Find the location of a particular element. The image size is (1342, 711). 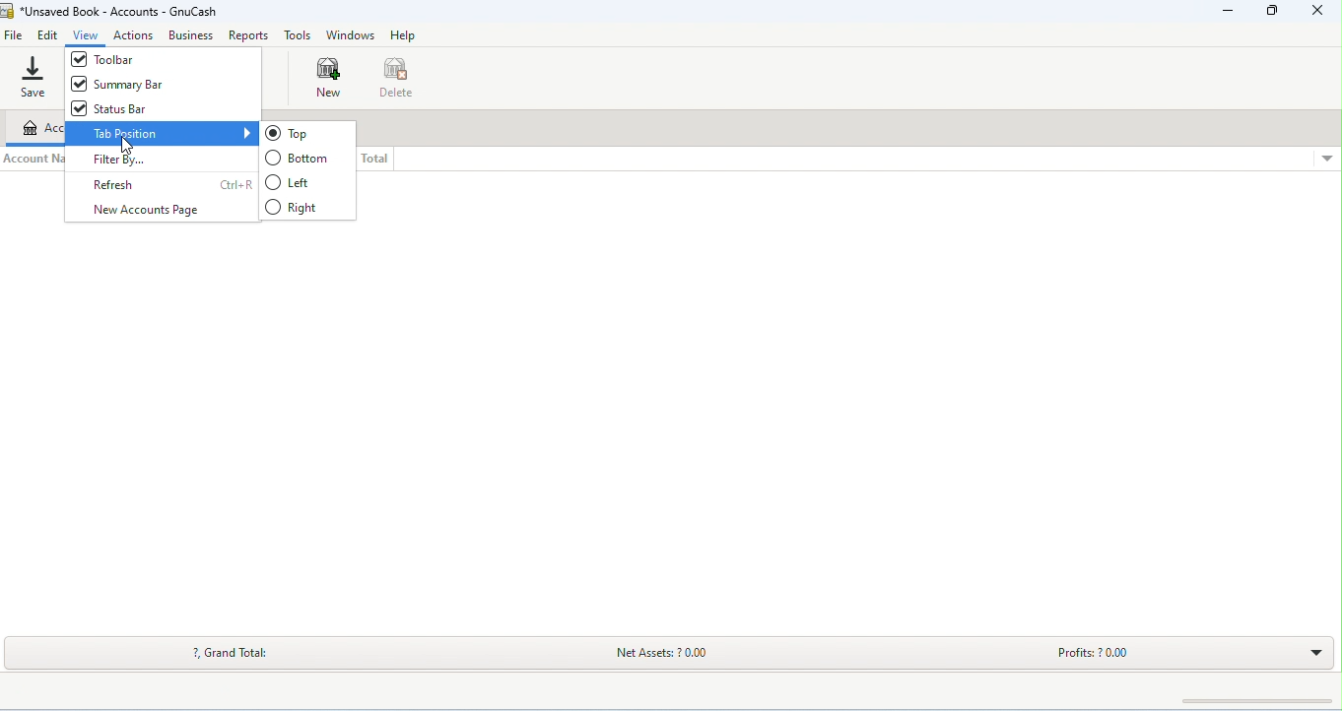

reports is located at coordinates (249, 34).